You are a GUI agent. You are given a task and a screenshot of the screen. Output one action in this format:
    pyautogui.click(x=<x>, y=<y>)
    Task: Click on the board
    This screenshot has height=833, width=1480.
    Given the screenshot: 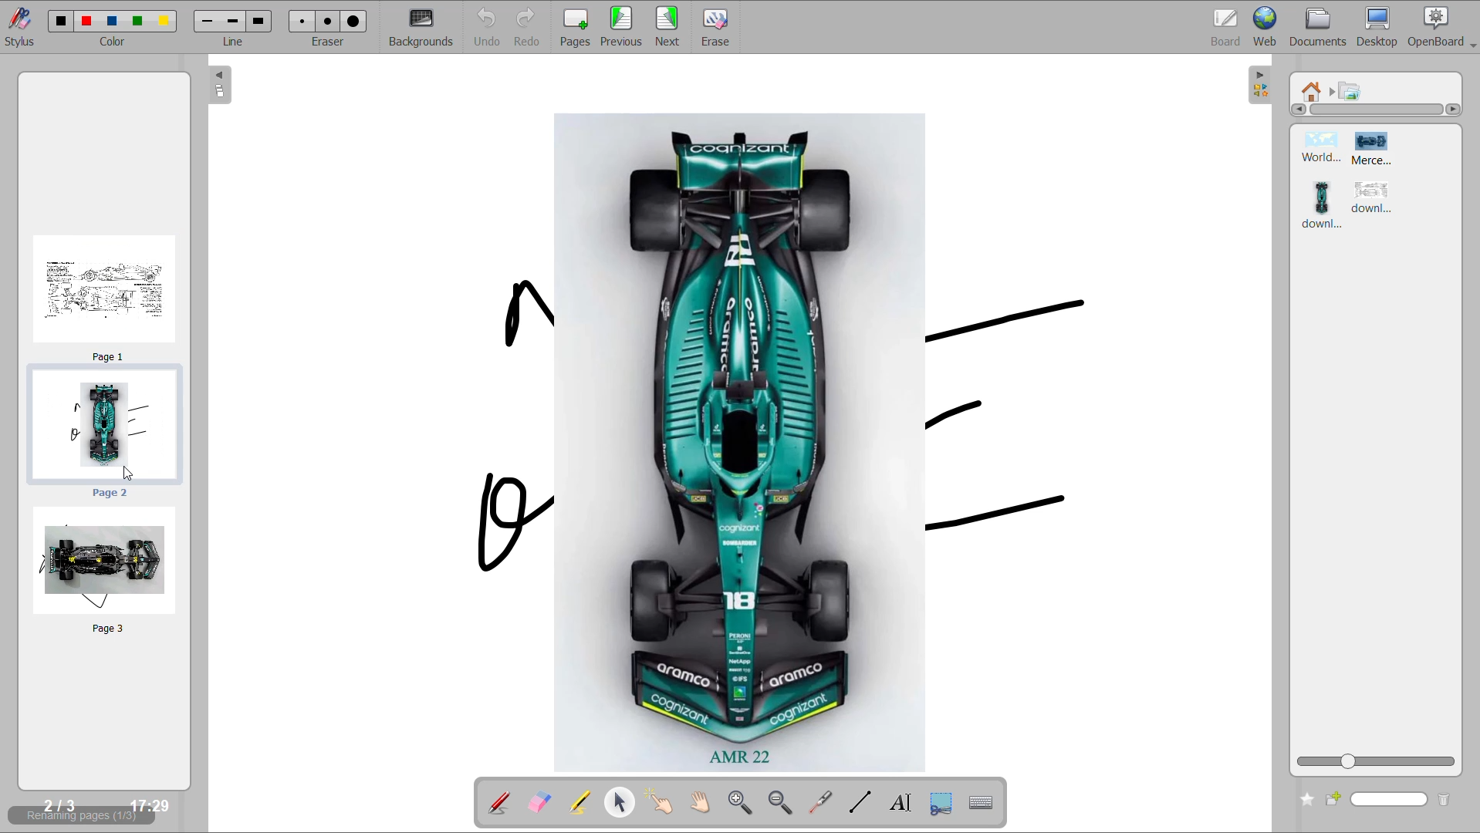 What is the action you would take?
    pyautogui.click(x=1227, y=25)
    